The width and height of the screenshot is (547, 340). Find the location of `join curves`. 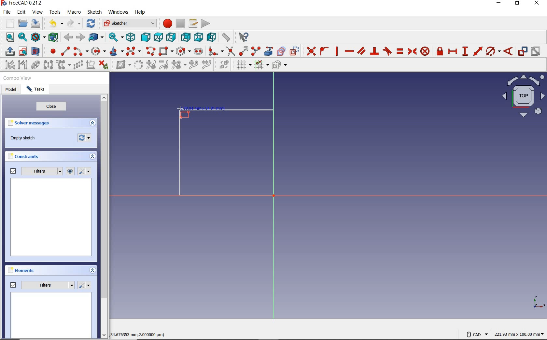

join curves is located at coordinates (207, 65).